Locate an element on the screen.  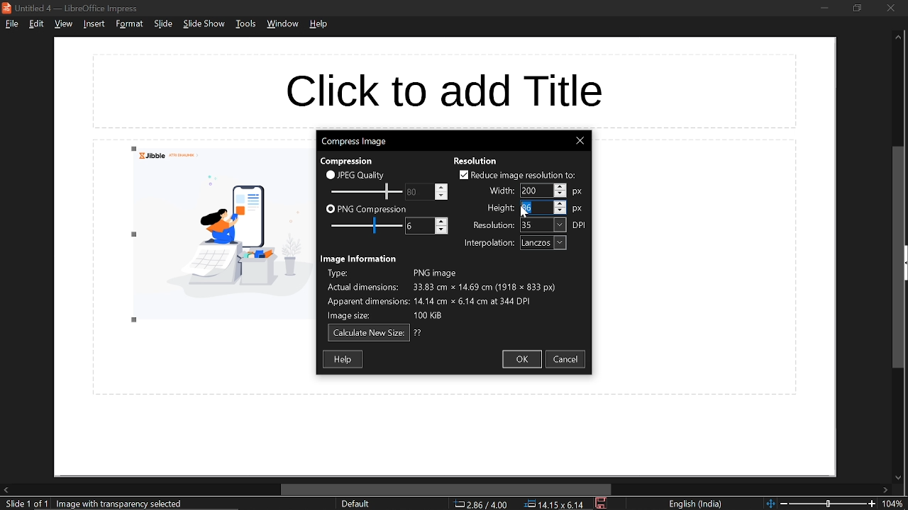
resolution is located at coordinates (476, 161).